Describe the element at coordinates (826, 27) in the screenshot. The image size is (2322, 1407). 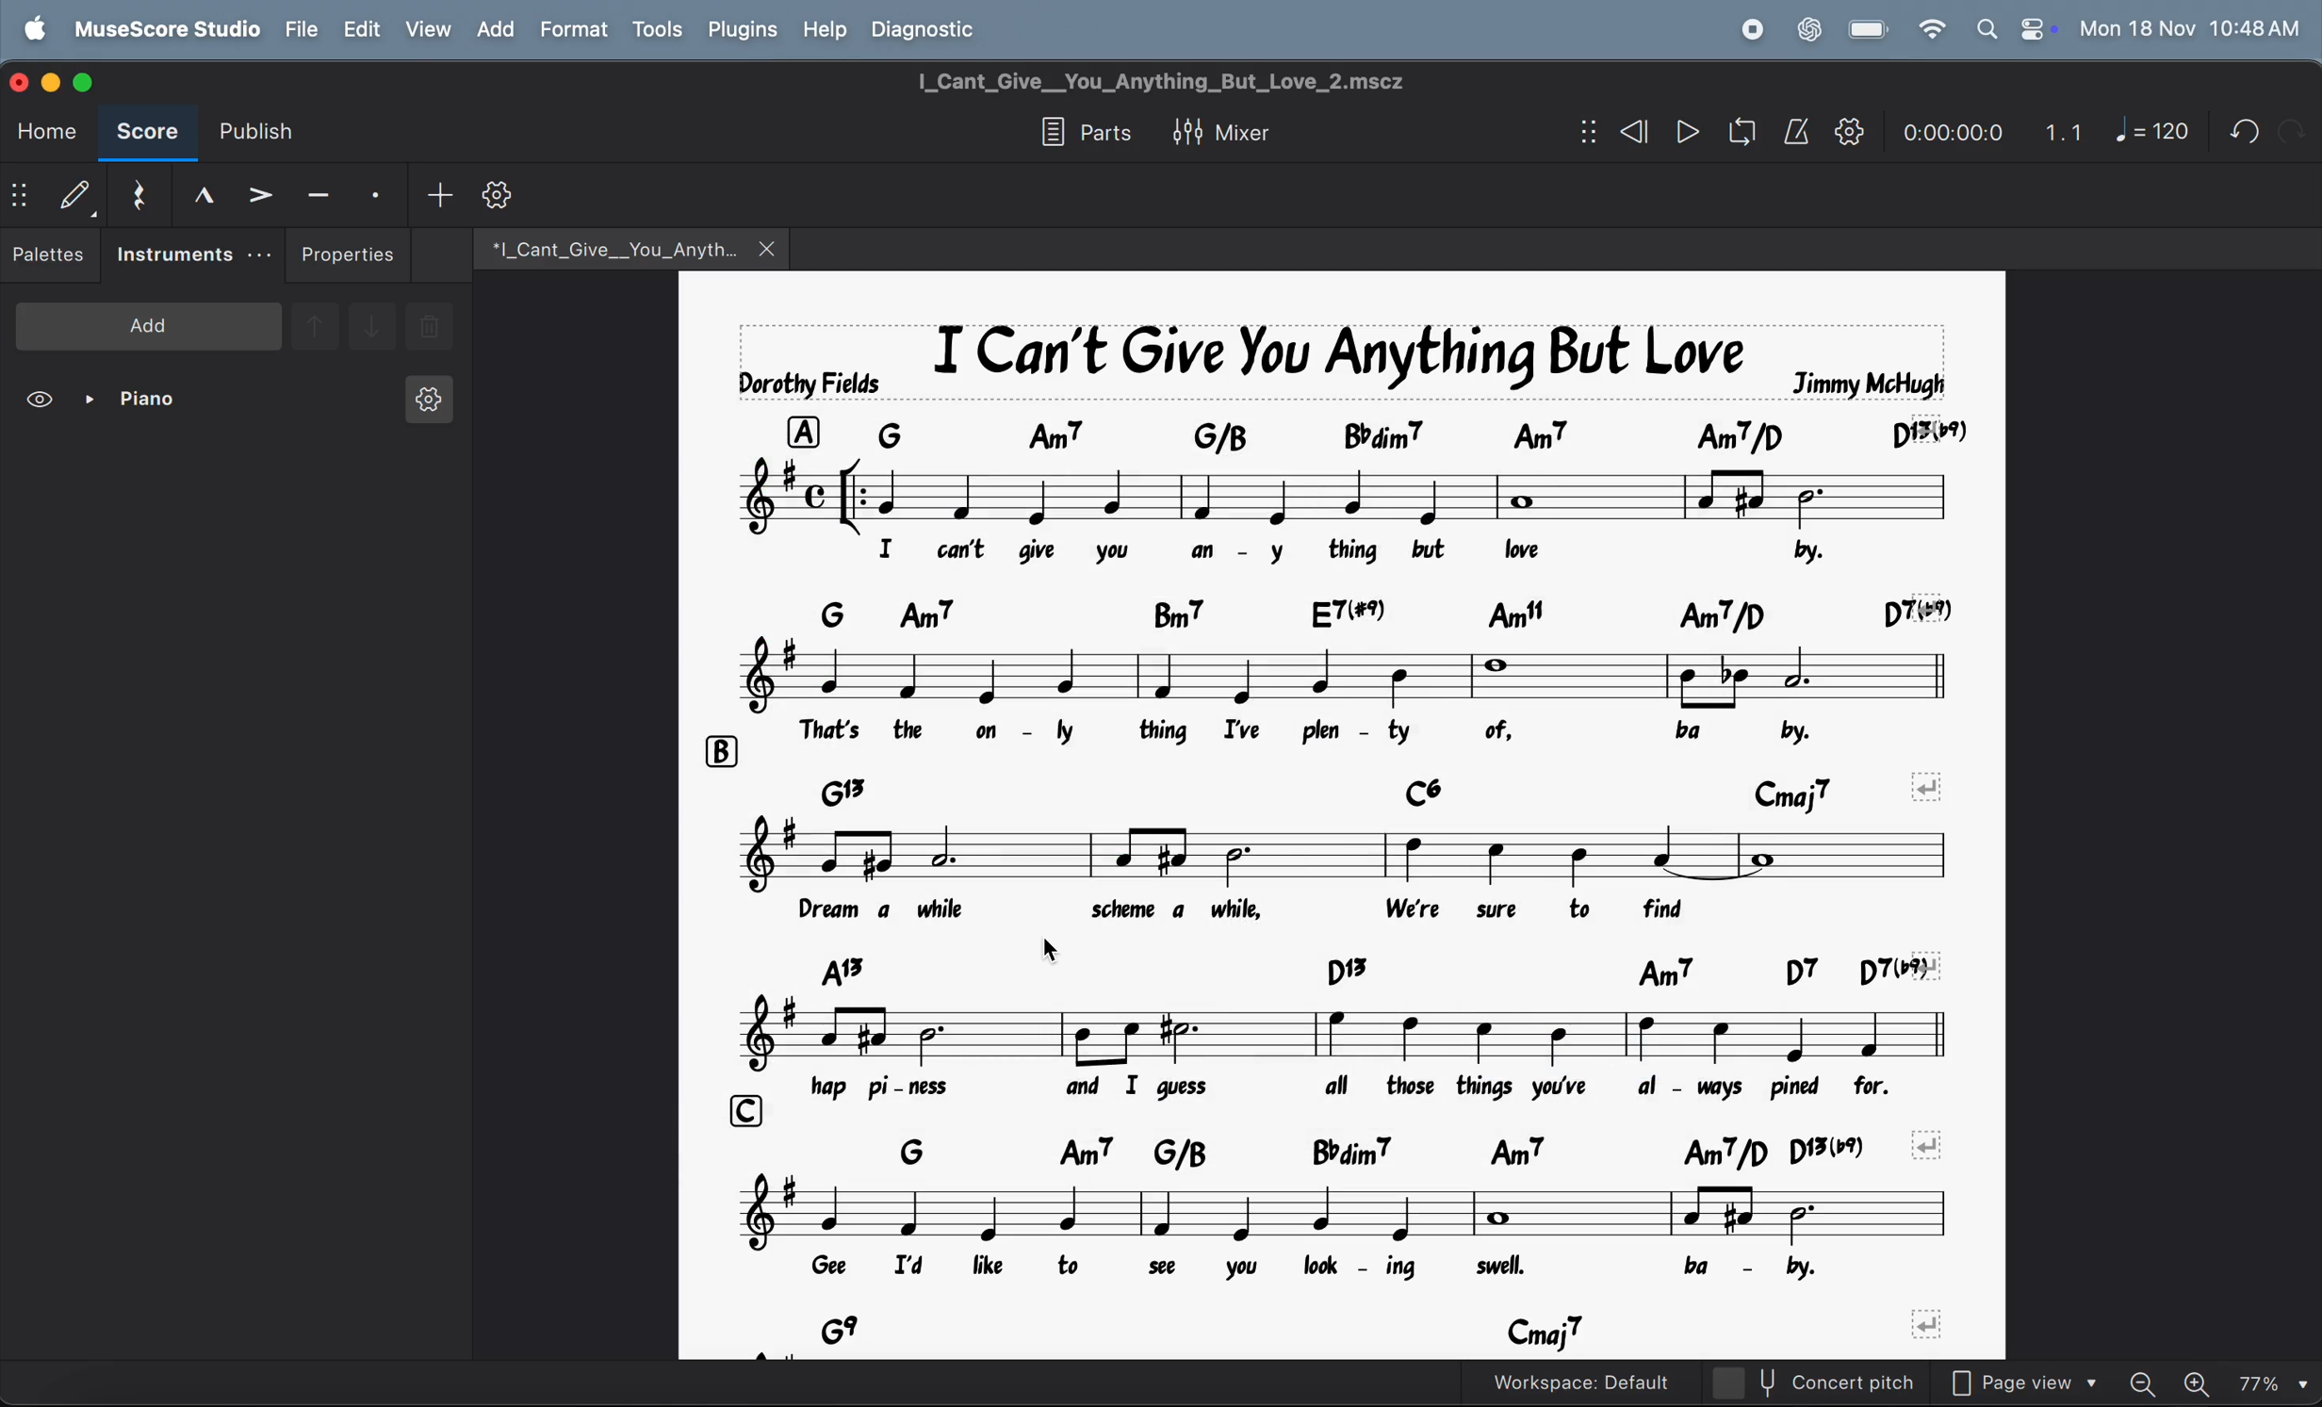
I see `help` at that location.